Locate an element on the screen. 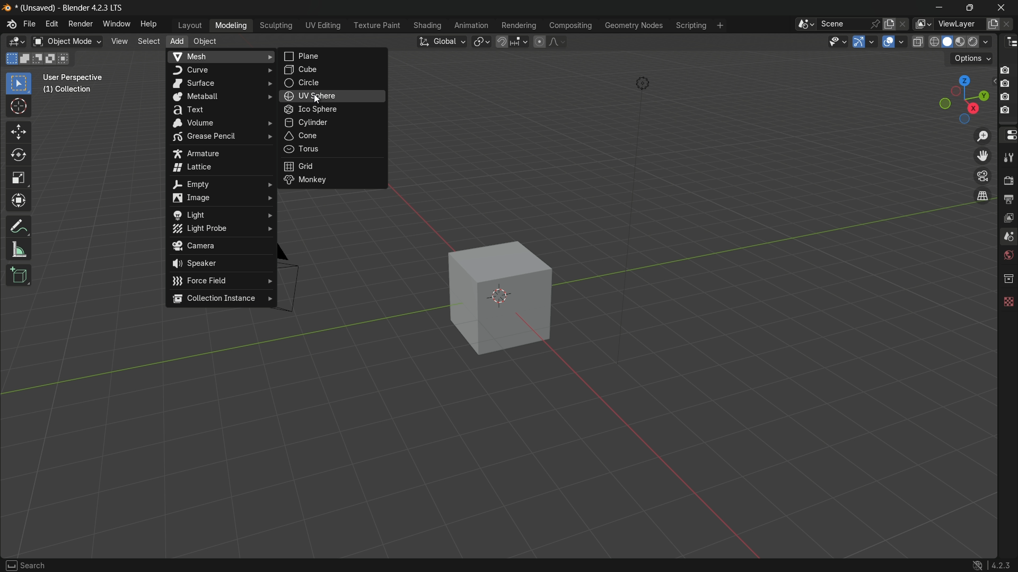 This screenshot has width=1018, height=572. transformation orientation is located at coordinates (442, 41).